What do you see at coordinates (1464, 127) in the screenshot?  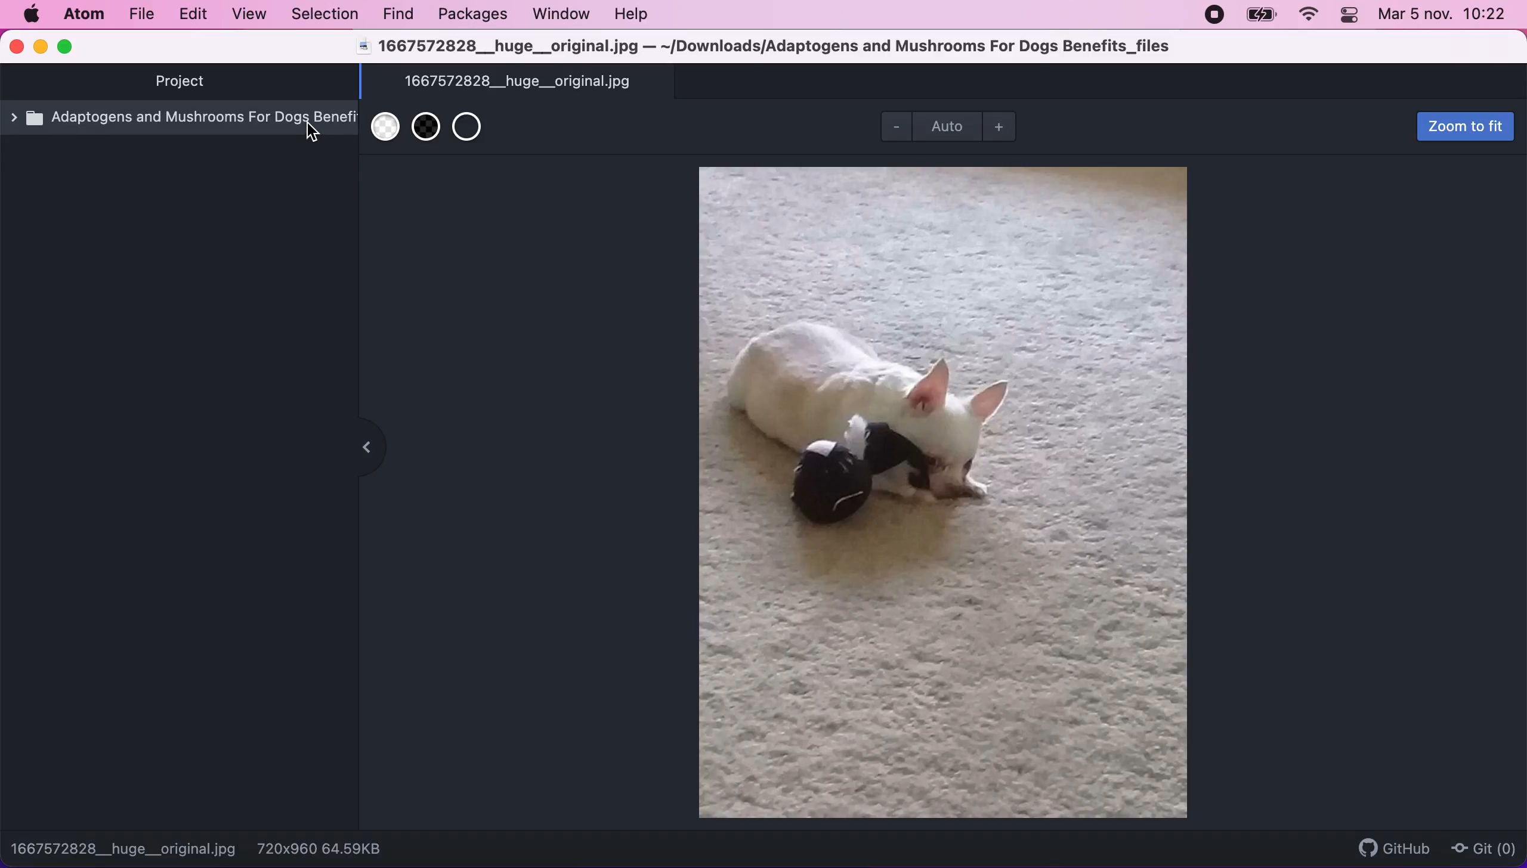 I see `zoom to fit` at bounding box center [1464, 127].